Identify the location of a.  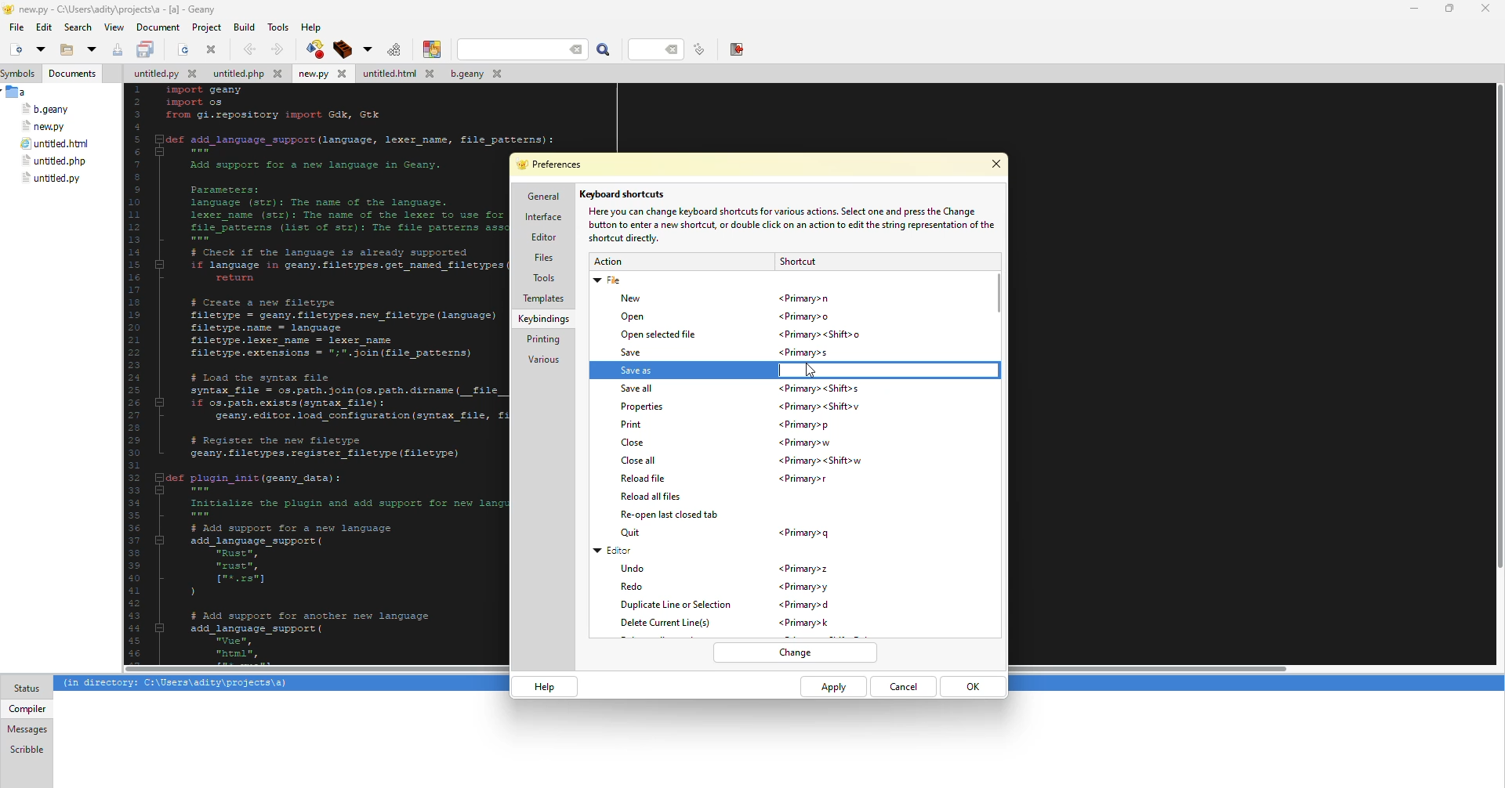
(18, 92).